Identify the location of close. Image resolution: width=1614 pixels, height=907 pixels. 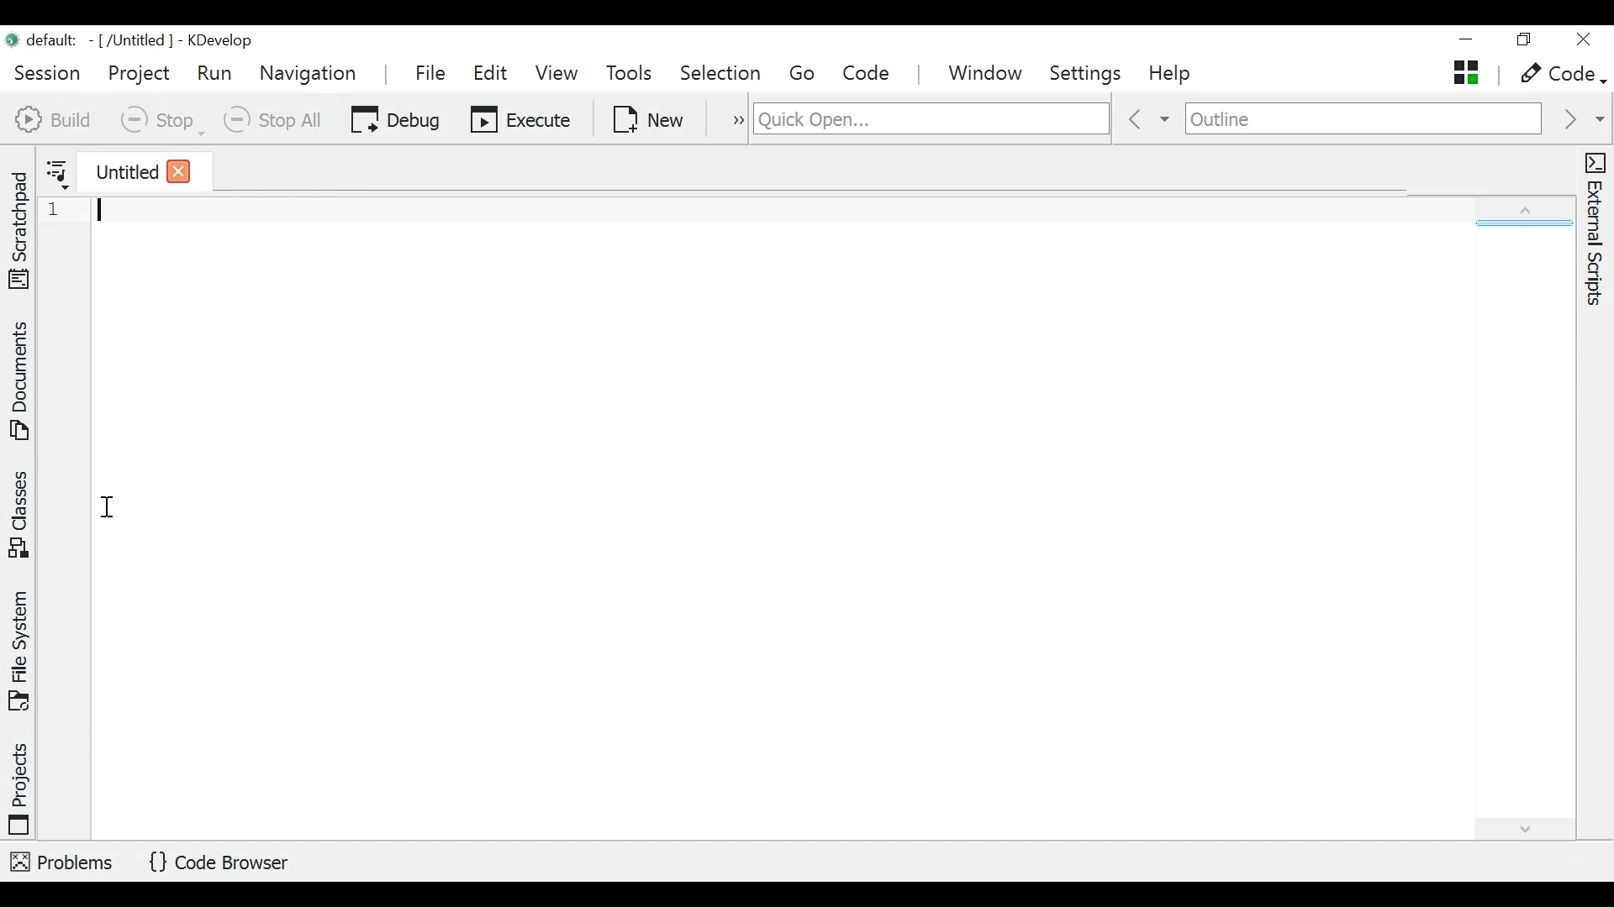
(1585, 40).